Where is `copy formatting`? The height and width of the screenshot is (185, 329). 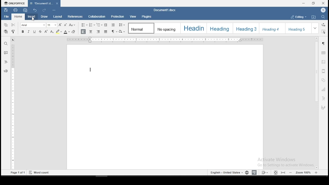
copy formatting is located at coordinates (14, 31).